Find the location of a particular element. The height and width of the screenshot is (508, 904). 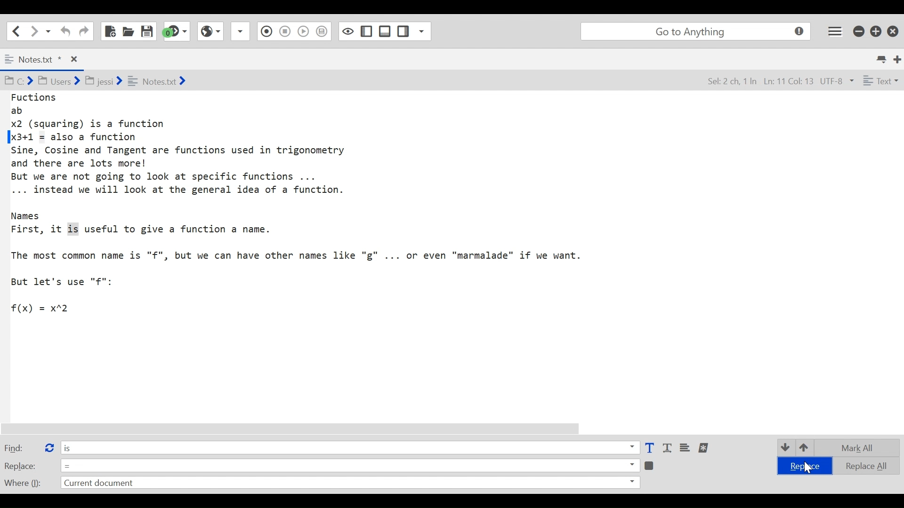

match case is located at coordinates (649, 448).